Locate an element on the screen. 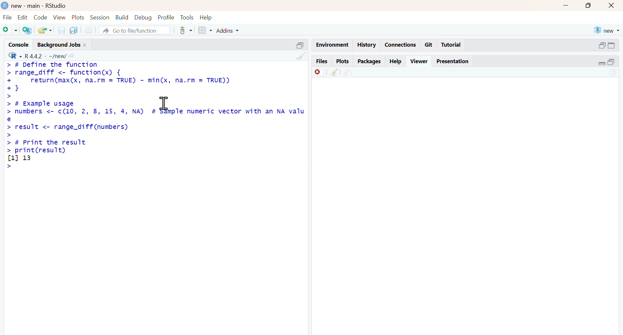 The width and height of the screenshot is (623, 335). debug is located at coordinates (143, 18).